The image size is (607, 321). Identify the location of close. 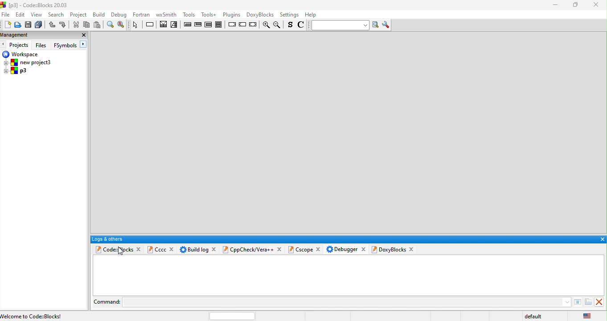
(595, 4).